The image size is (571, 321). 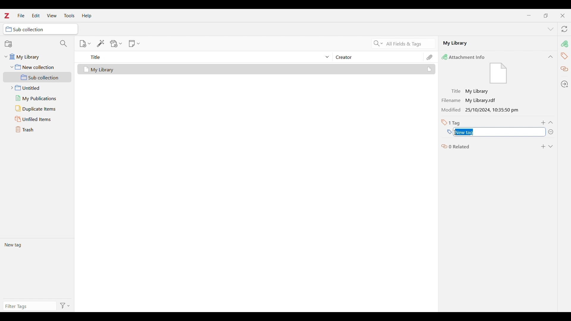 What do you see at coordinates (37, 119) in the screenshot?
I see `Unfiled items folder` at bounding box center [37, 119].